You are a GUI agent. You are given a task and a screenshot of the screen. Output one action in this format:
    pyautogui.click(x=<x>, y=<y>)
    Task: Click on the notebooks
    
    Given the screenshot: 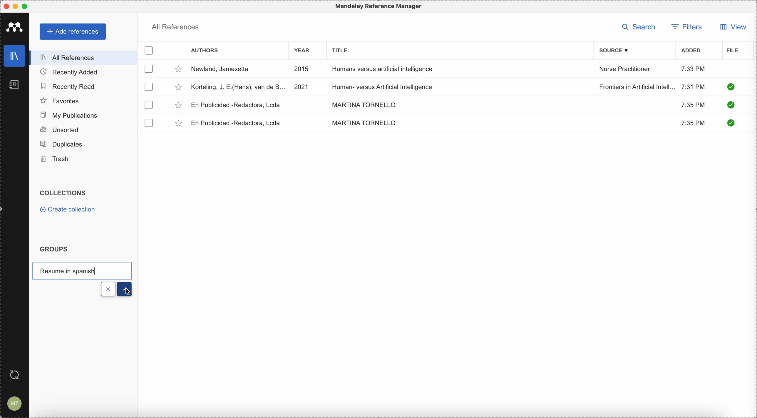 What is the action you would take?
    pyautogui.click(x=15, y=86)
    